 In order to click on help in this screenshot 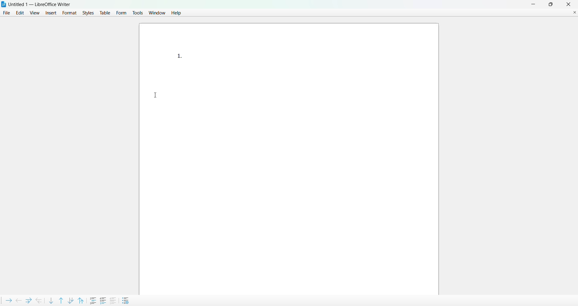, I will do `click(176, 13)`.